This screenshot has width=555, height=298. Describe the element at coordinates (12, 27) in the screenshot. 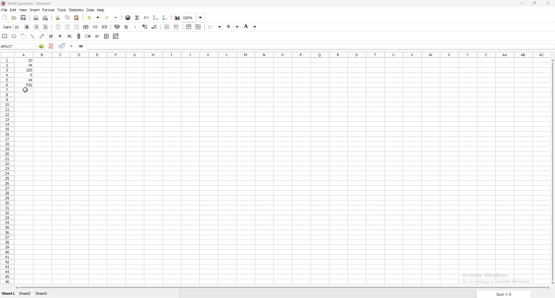

I see `font` at that location.